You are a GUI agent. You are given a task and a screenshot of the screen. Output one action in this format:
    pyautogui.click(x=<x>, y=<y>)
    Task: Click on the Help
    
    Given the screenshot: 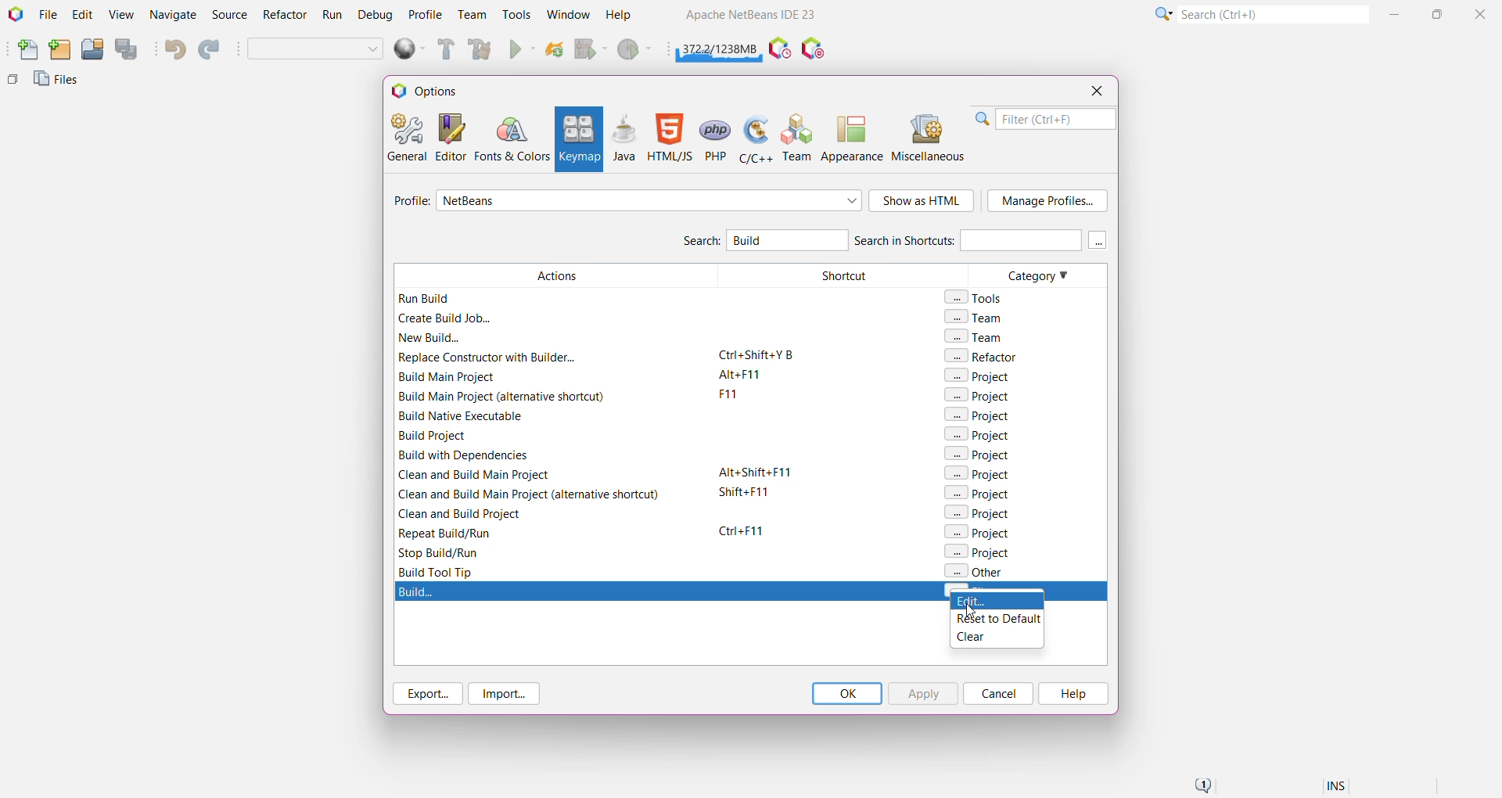 What is the action you would take?
    pyautogui.click(x=626, y=16)
    